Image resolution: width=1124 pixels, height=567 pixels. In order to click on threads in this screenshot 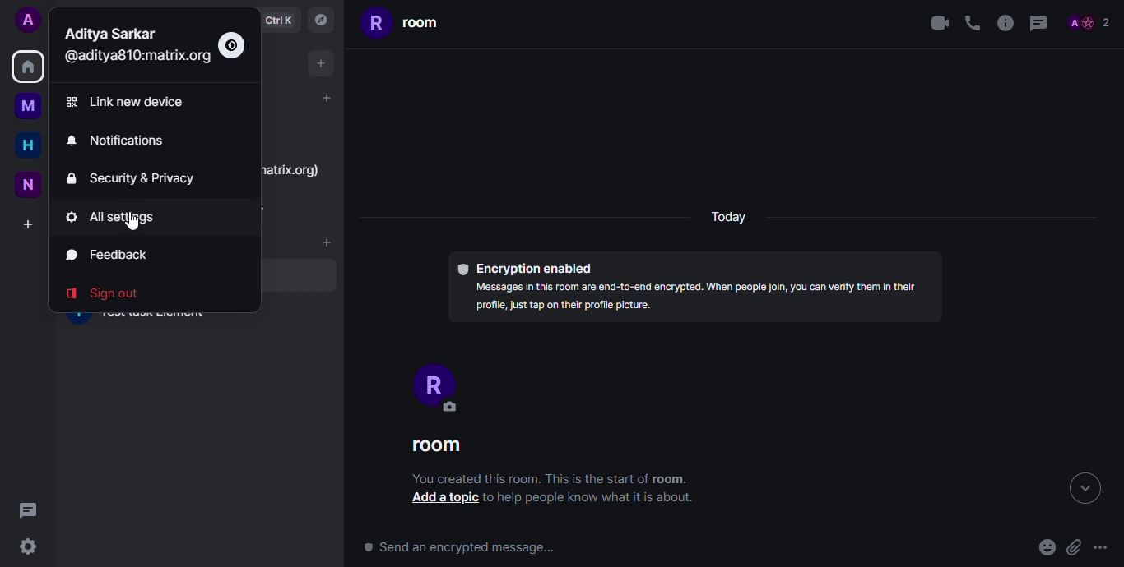, I will do `click(25, 509)`.